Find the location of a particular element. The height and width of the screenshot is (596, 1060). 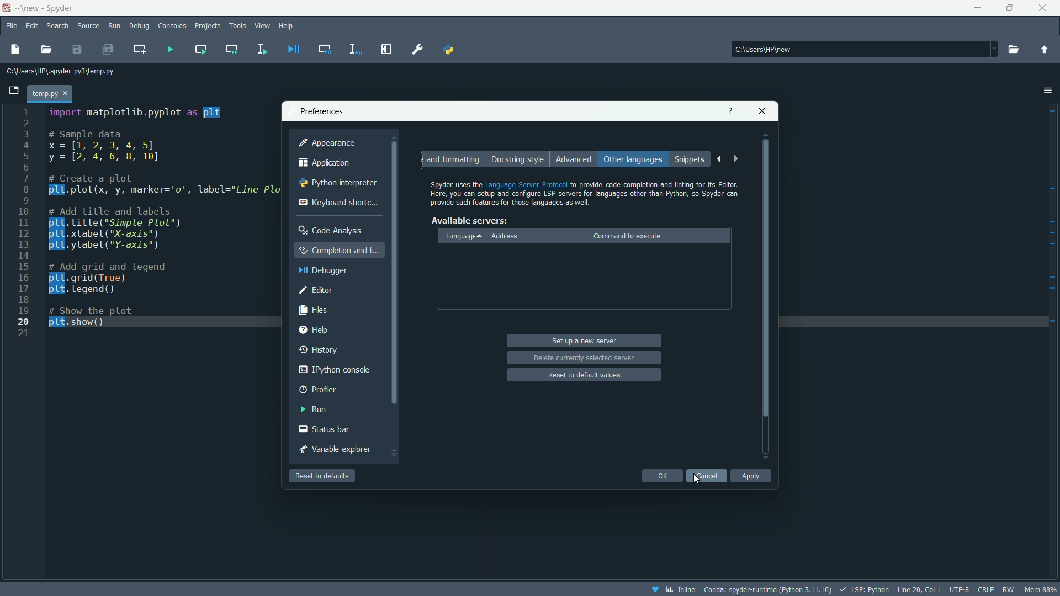

run selection is located at coordinates (261, 49).